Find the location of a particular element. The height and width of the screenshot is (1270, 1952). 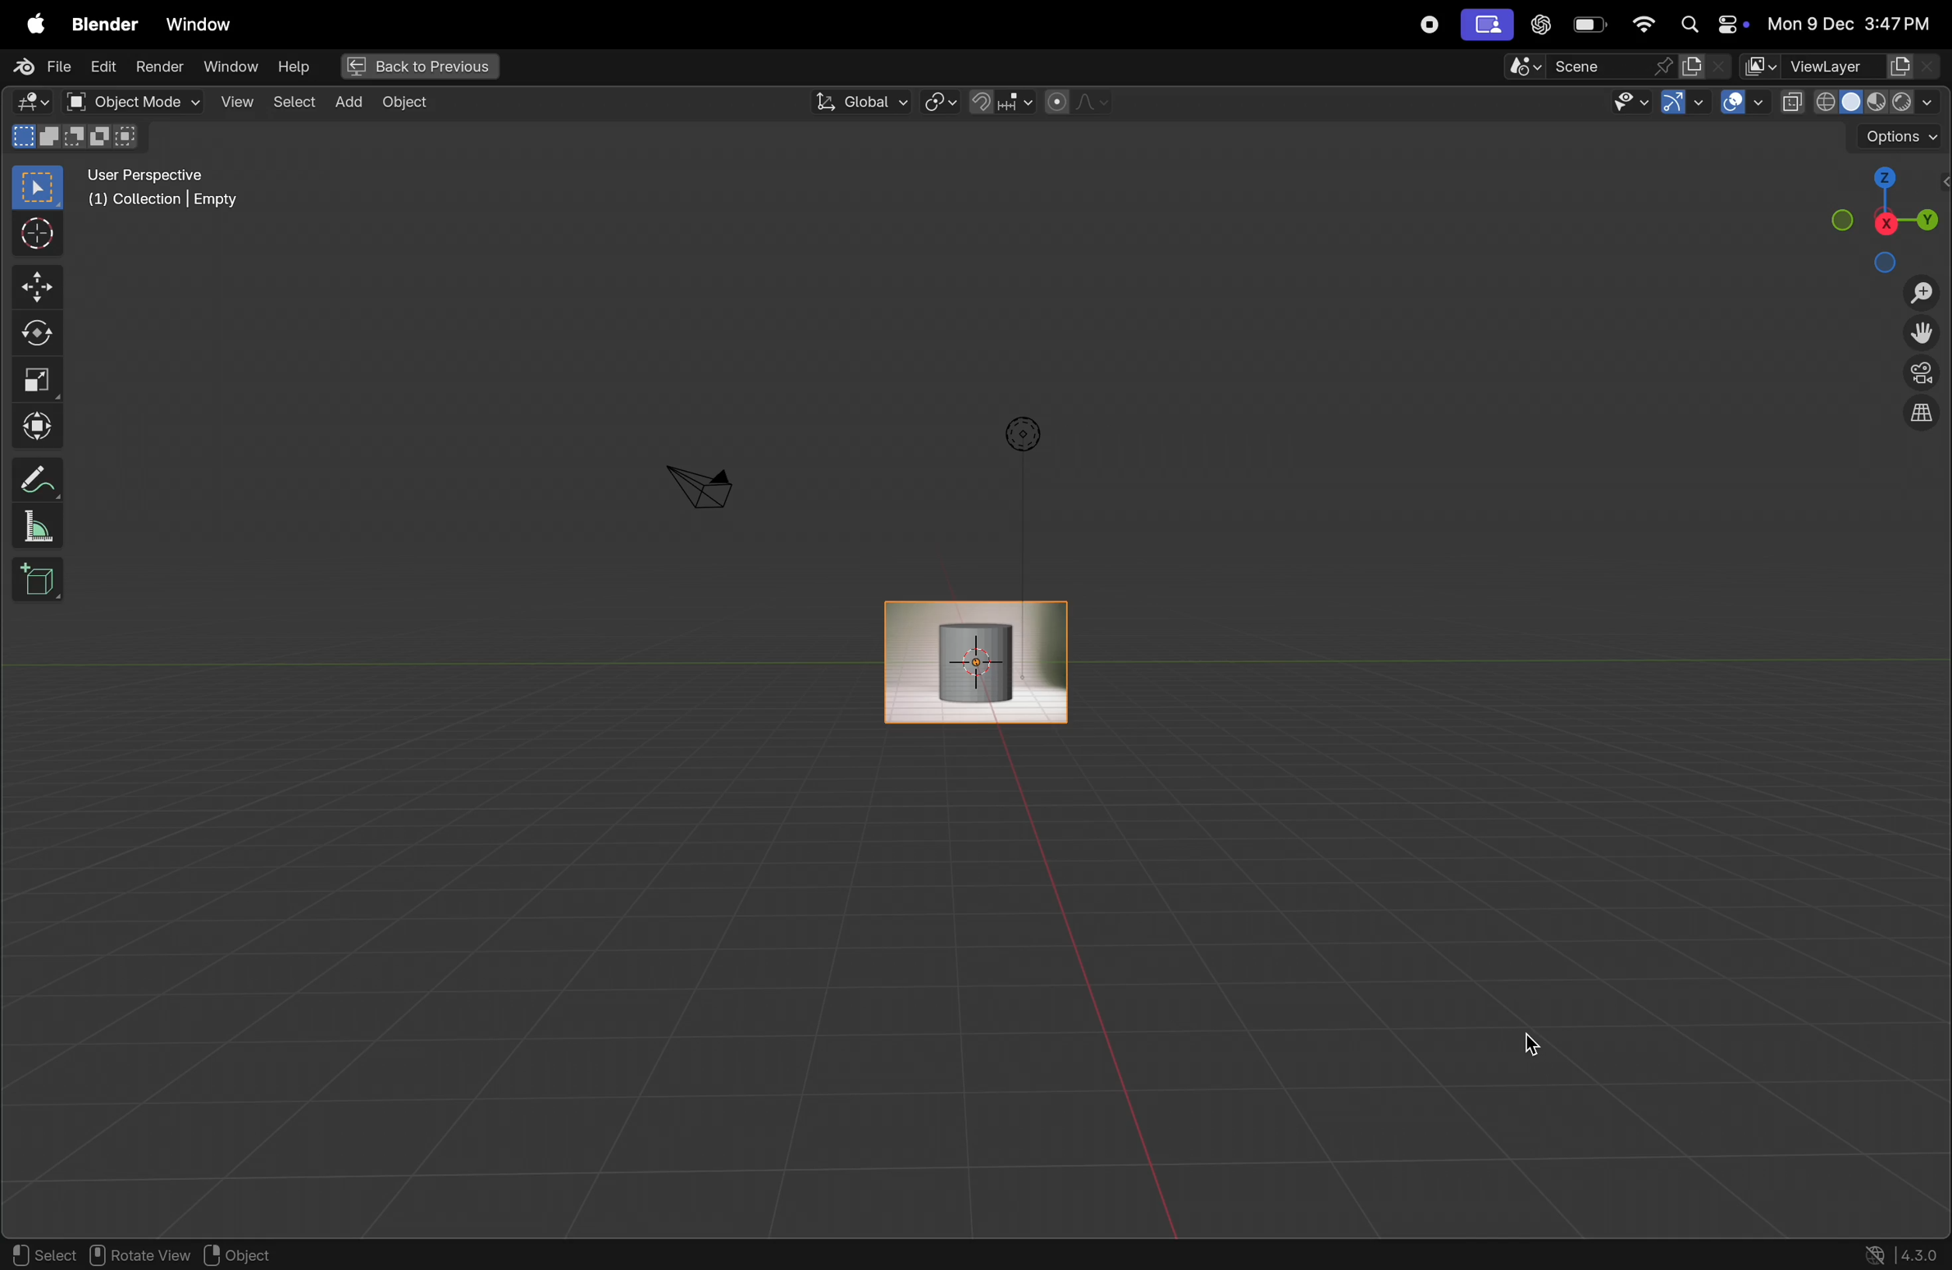

user perspective is located at coordinates (175, 191).